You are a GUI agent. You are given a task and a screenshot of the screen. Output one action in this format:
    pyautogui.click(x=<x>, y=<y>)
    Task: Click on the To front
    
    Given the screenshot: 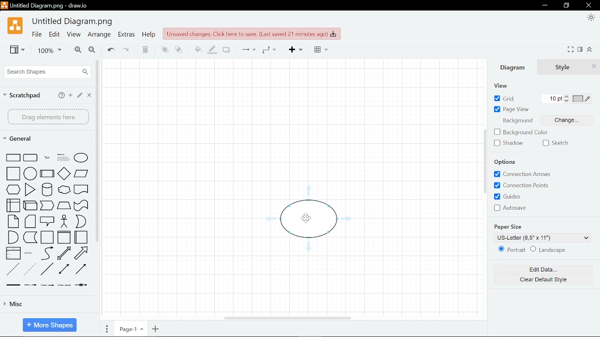 What is the action you would take?
    pyautogui.click(x=163, y=49)
    